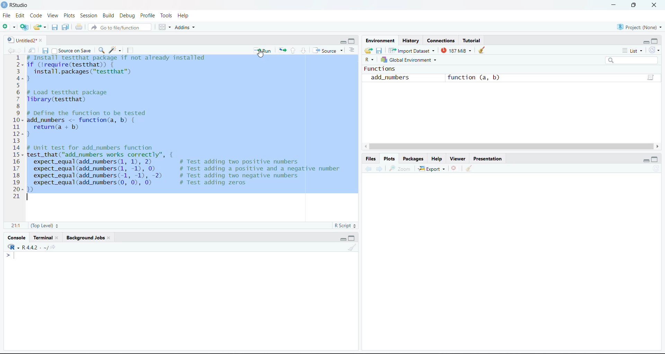 The image size is (665, 354). What do you see at coordinates (488, 159) in the screenshot?
I see `Presentation` at bounding box center [488, 159].